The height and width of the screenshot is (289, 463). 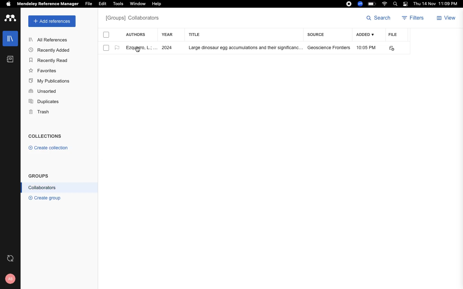 What do you see at coordinates (49, 149) in the screenshot?
I see `© Create collection` at bounding box center [49, 149].